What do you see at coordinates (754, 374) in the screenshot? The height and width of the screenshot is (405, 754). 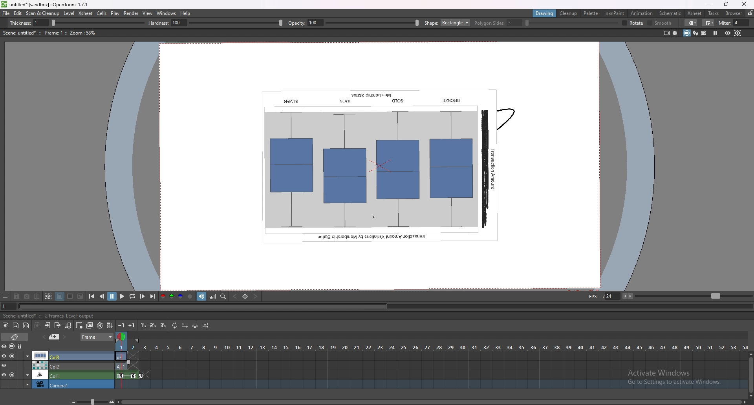 I see `scroll bar` at bounding box center [754, 374].